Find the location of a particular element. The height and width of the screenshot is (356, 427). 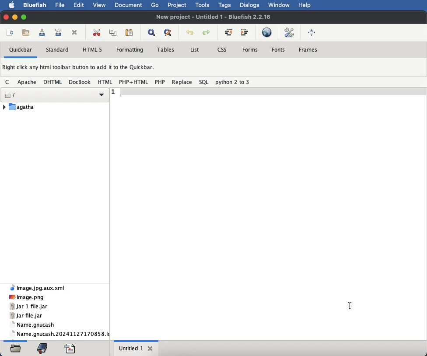

minimize is located at coordinates (15, 17).